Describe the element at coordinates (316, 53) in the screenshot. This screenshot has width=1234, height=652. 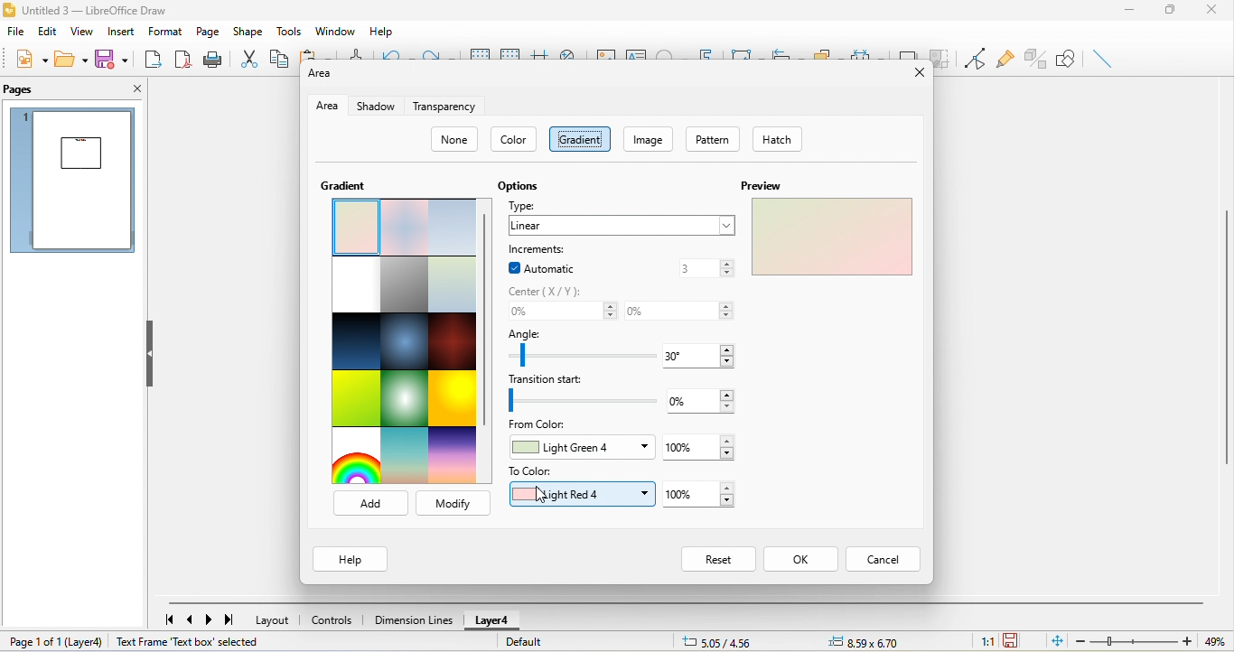
I see `paste` at that location.